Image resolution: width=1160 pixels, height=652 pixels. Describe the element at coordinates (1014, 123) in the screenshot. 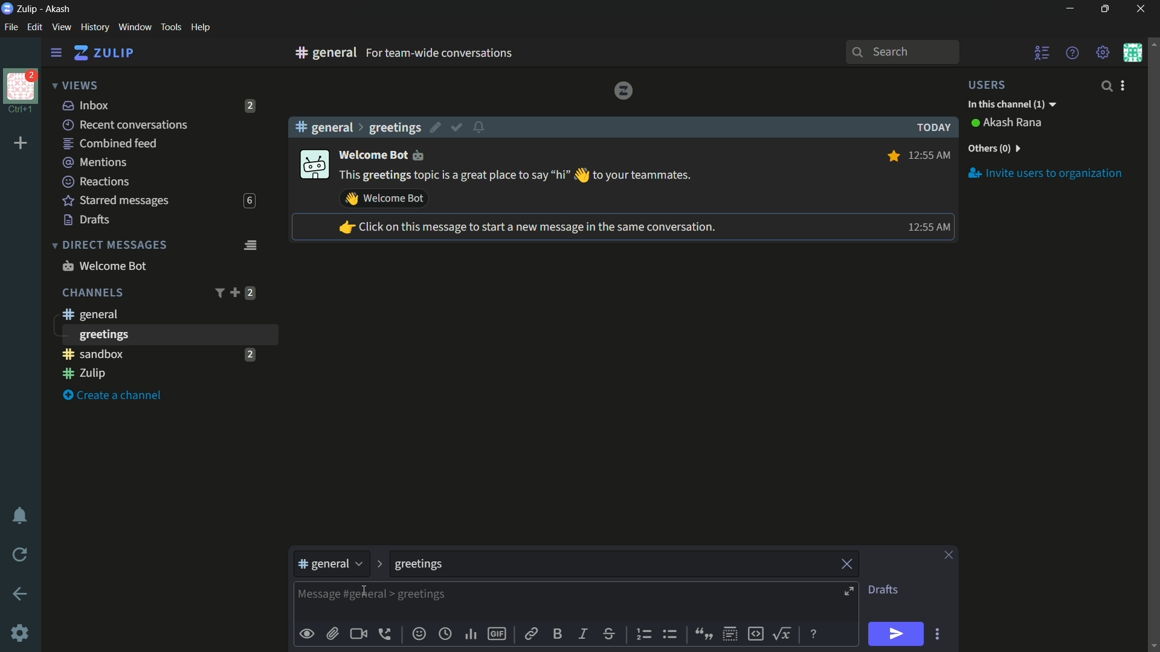

I see `Akash rana` at that location.